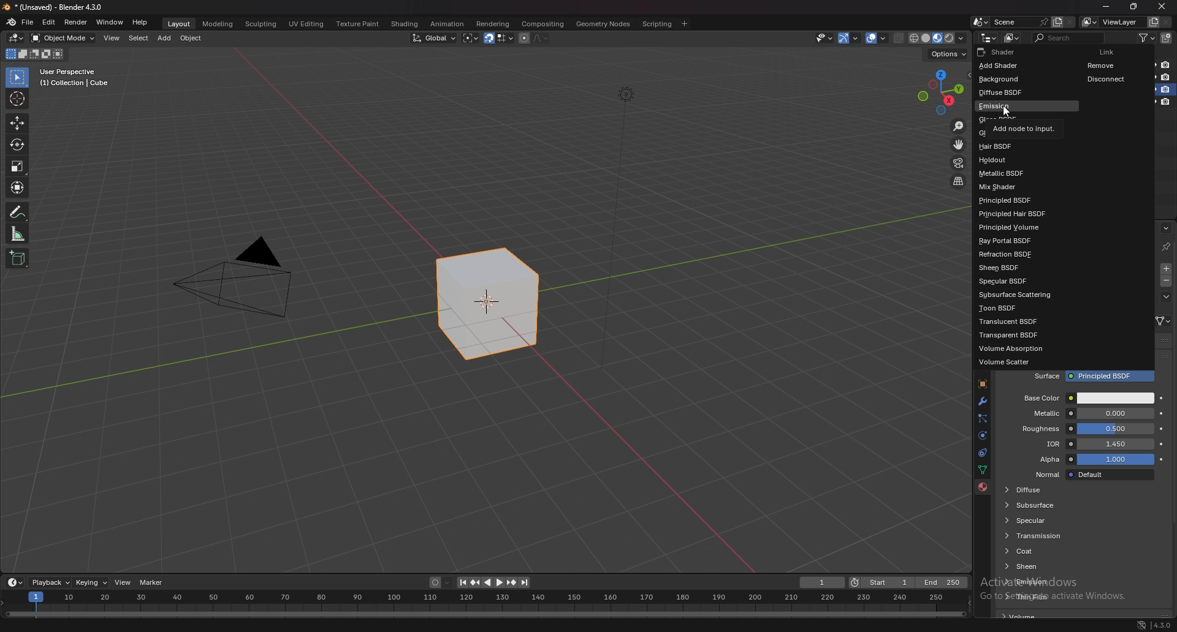 This screenshot has height=632, width=1177. Describe the element at coordinates (1018, 255) in the screenshot. I see `refraction bsdf` at that location.